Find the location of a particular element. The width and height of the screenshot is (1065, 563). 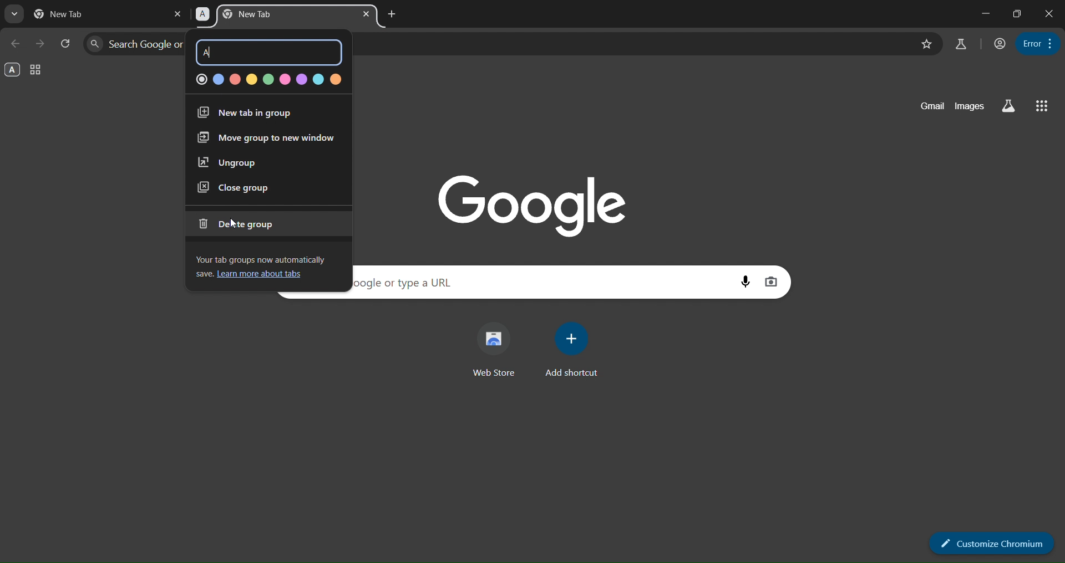

close tab is located at coordinates (368, 14).